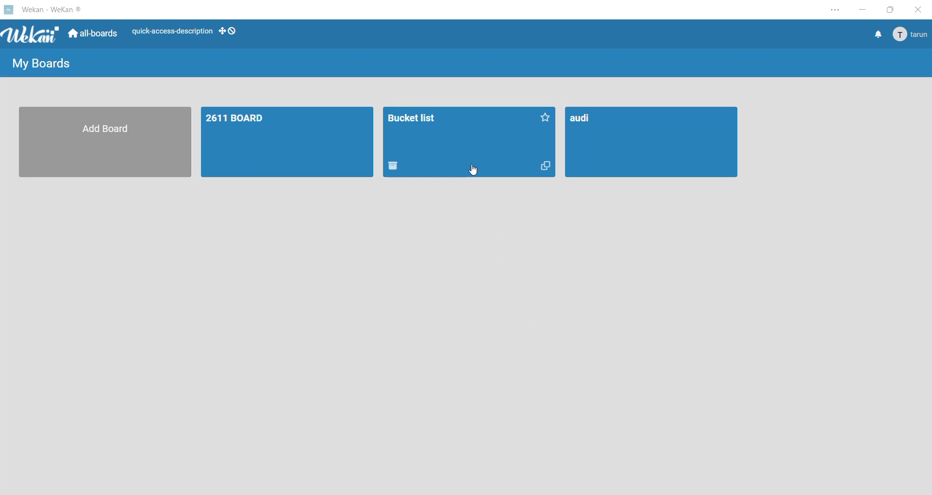 This screenshot has height=495, width=932. Describe the element at coordinates (873, 35) in the screenshot. I see `notifications` at that location.